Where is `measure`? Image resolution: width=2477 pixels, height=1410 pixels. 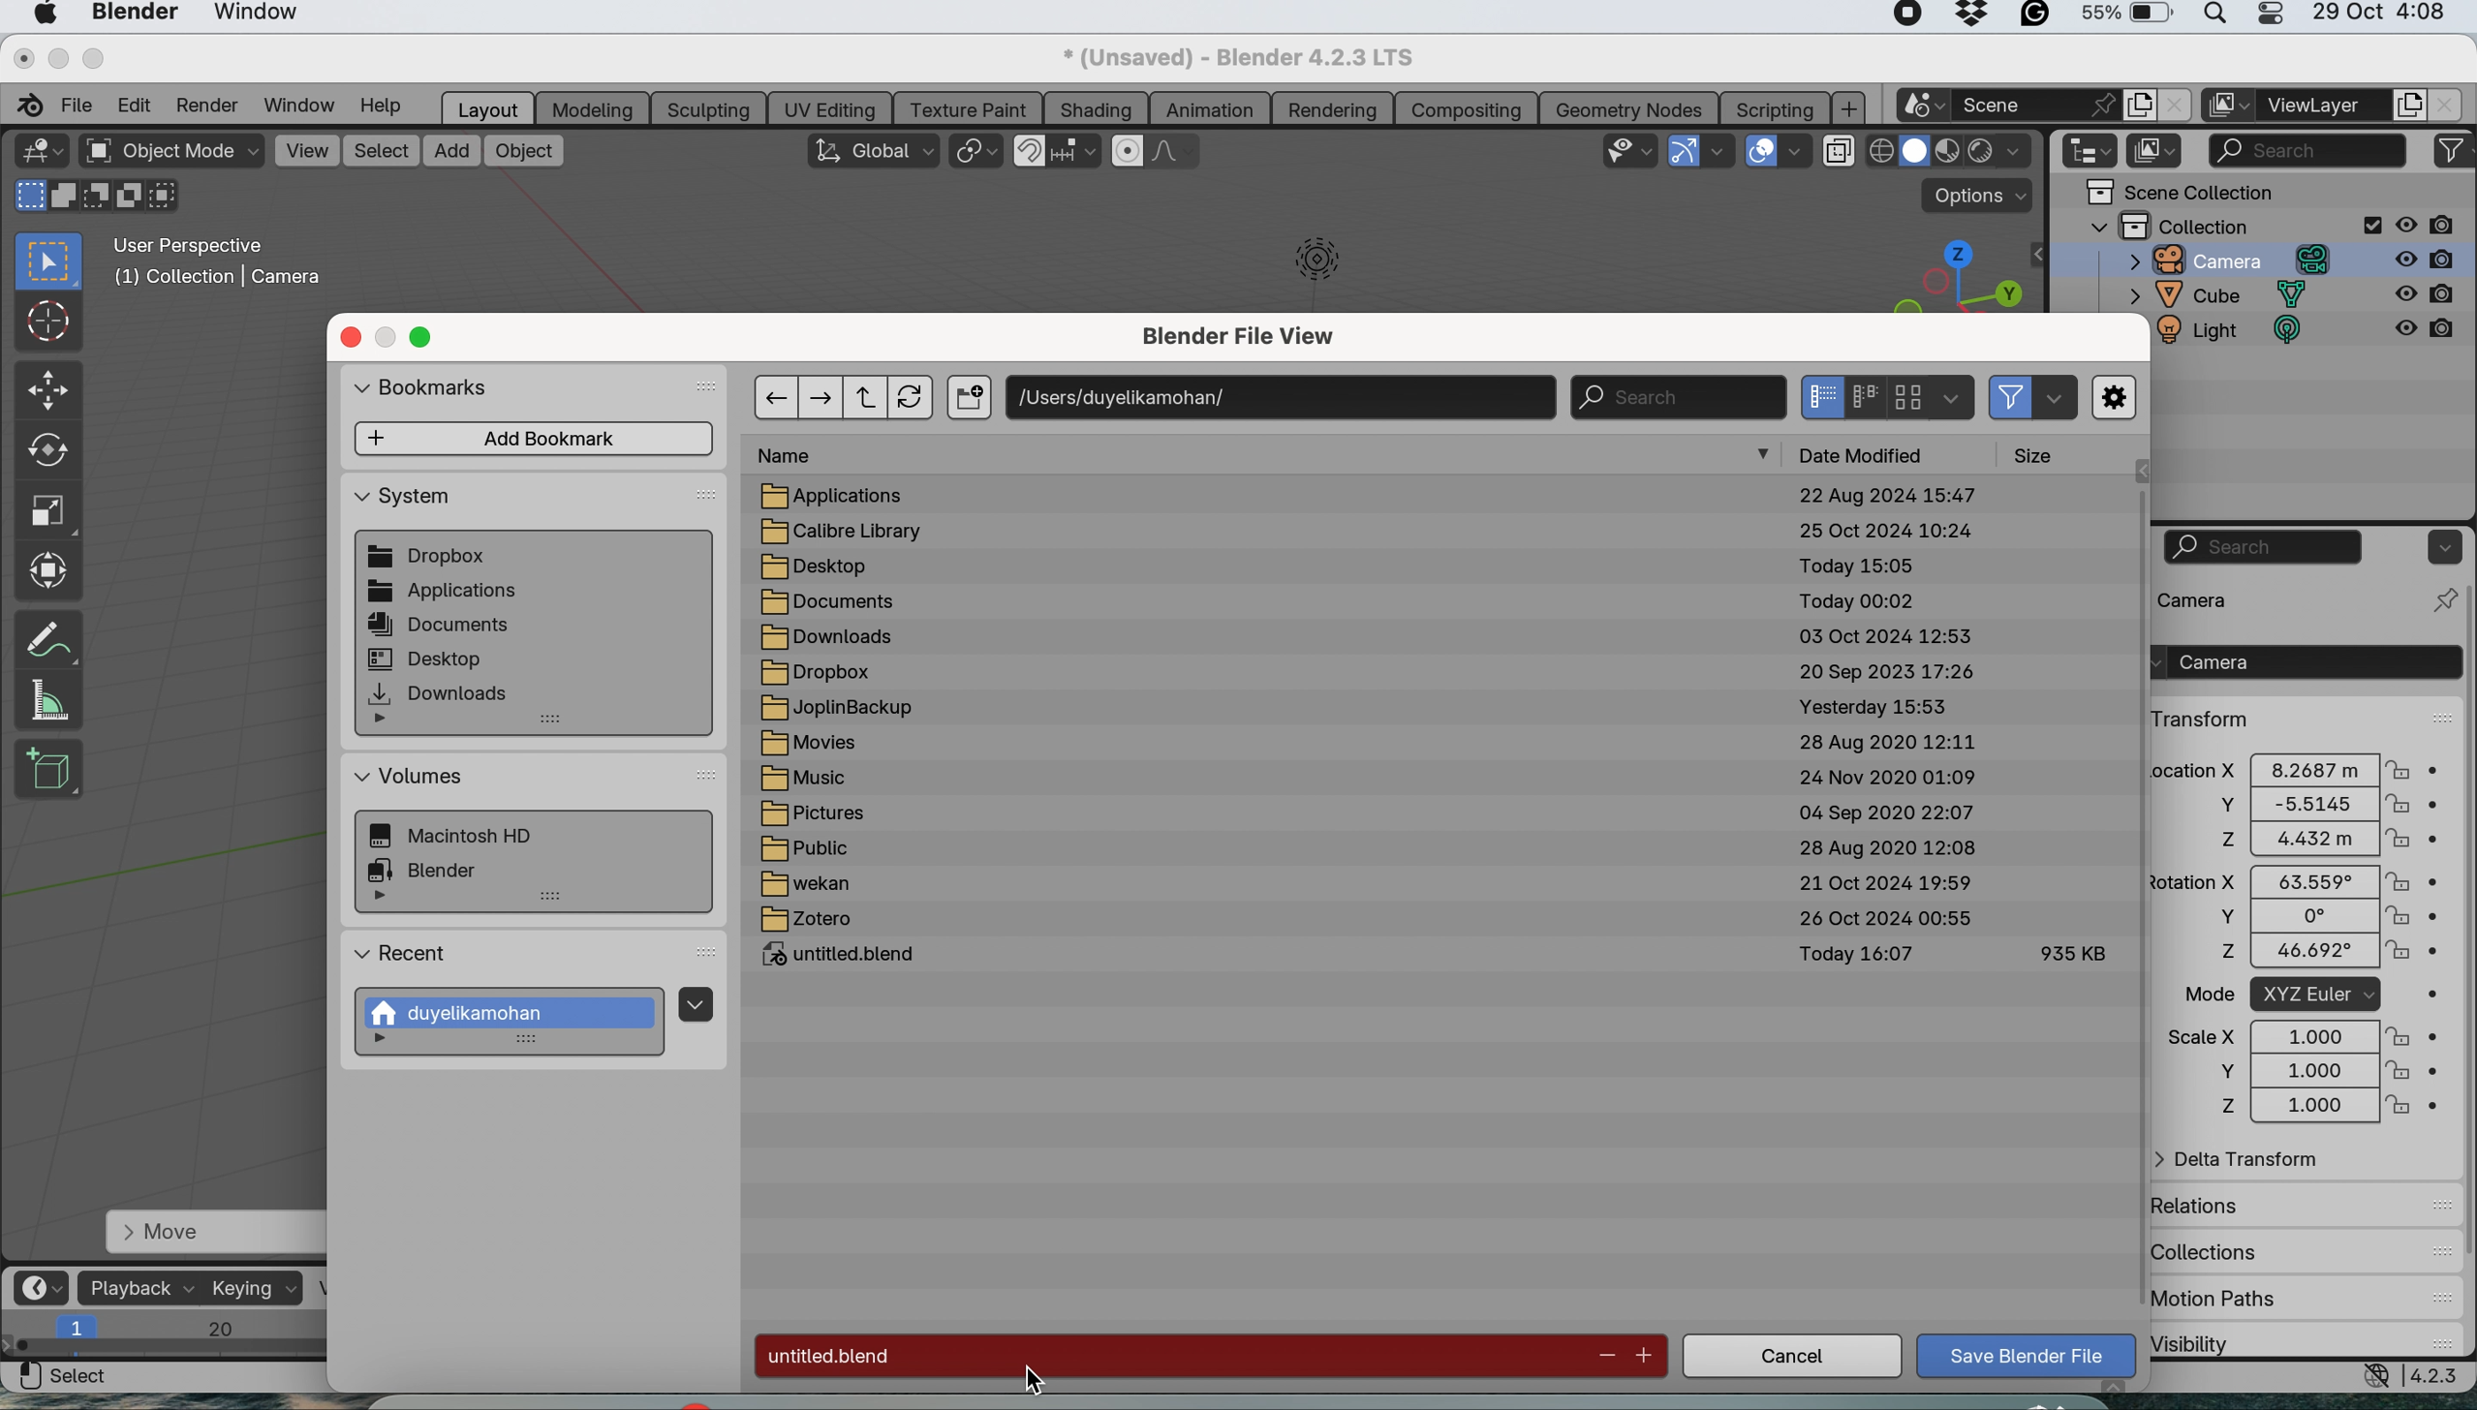
measure is located at coordinates (50, 700).